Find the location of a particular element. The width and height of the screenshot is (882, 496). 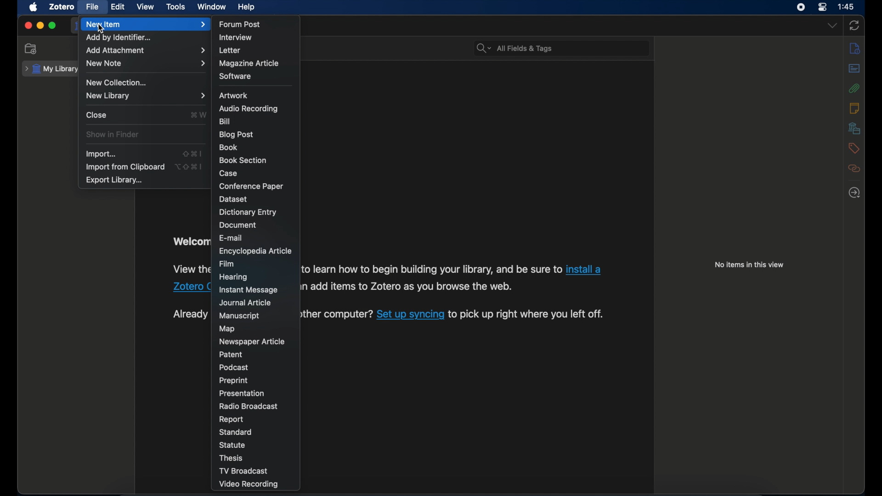

libraries is located at coordinates (854, 128).